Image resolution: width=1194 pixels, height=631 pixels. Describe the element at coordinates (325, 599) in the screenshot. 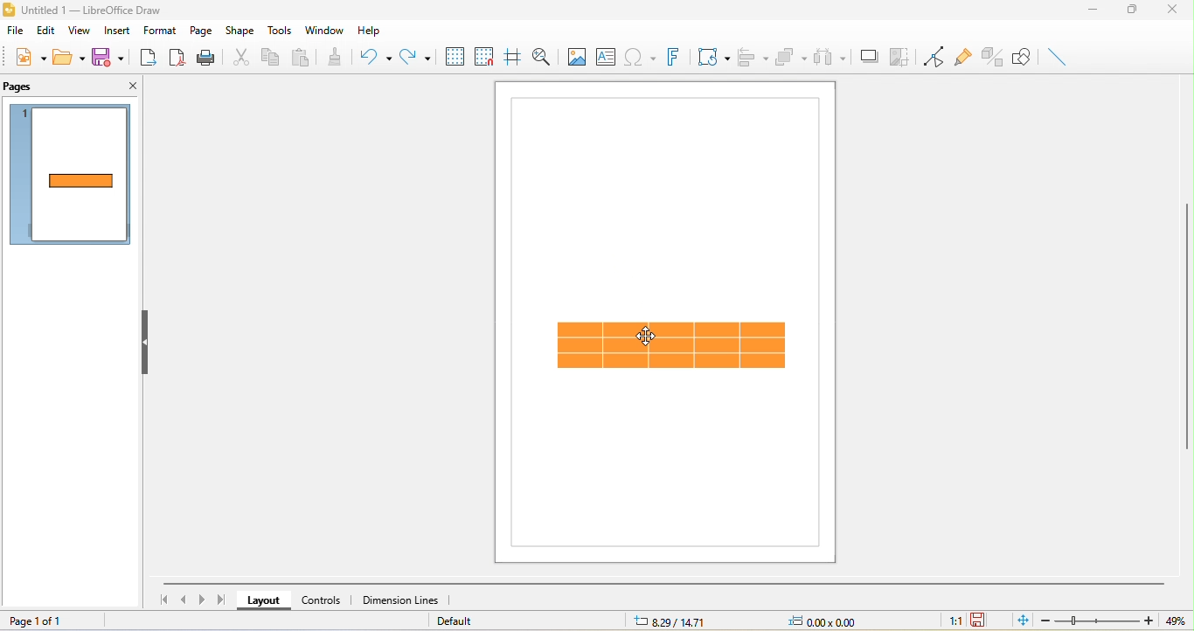

I see `controls` at that location.